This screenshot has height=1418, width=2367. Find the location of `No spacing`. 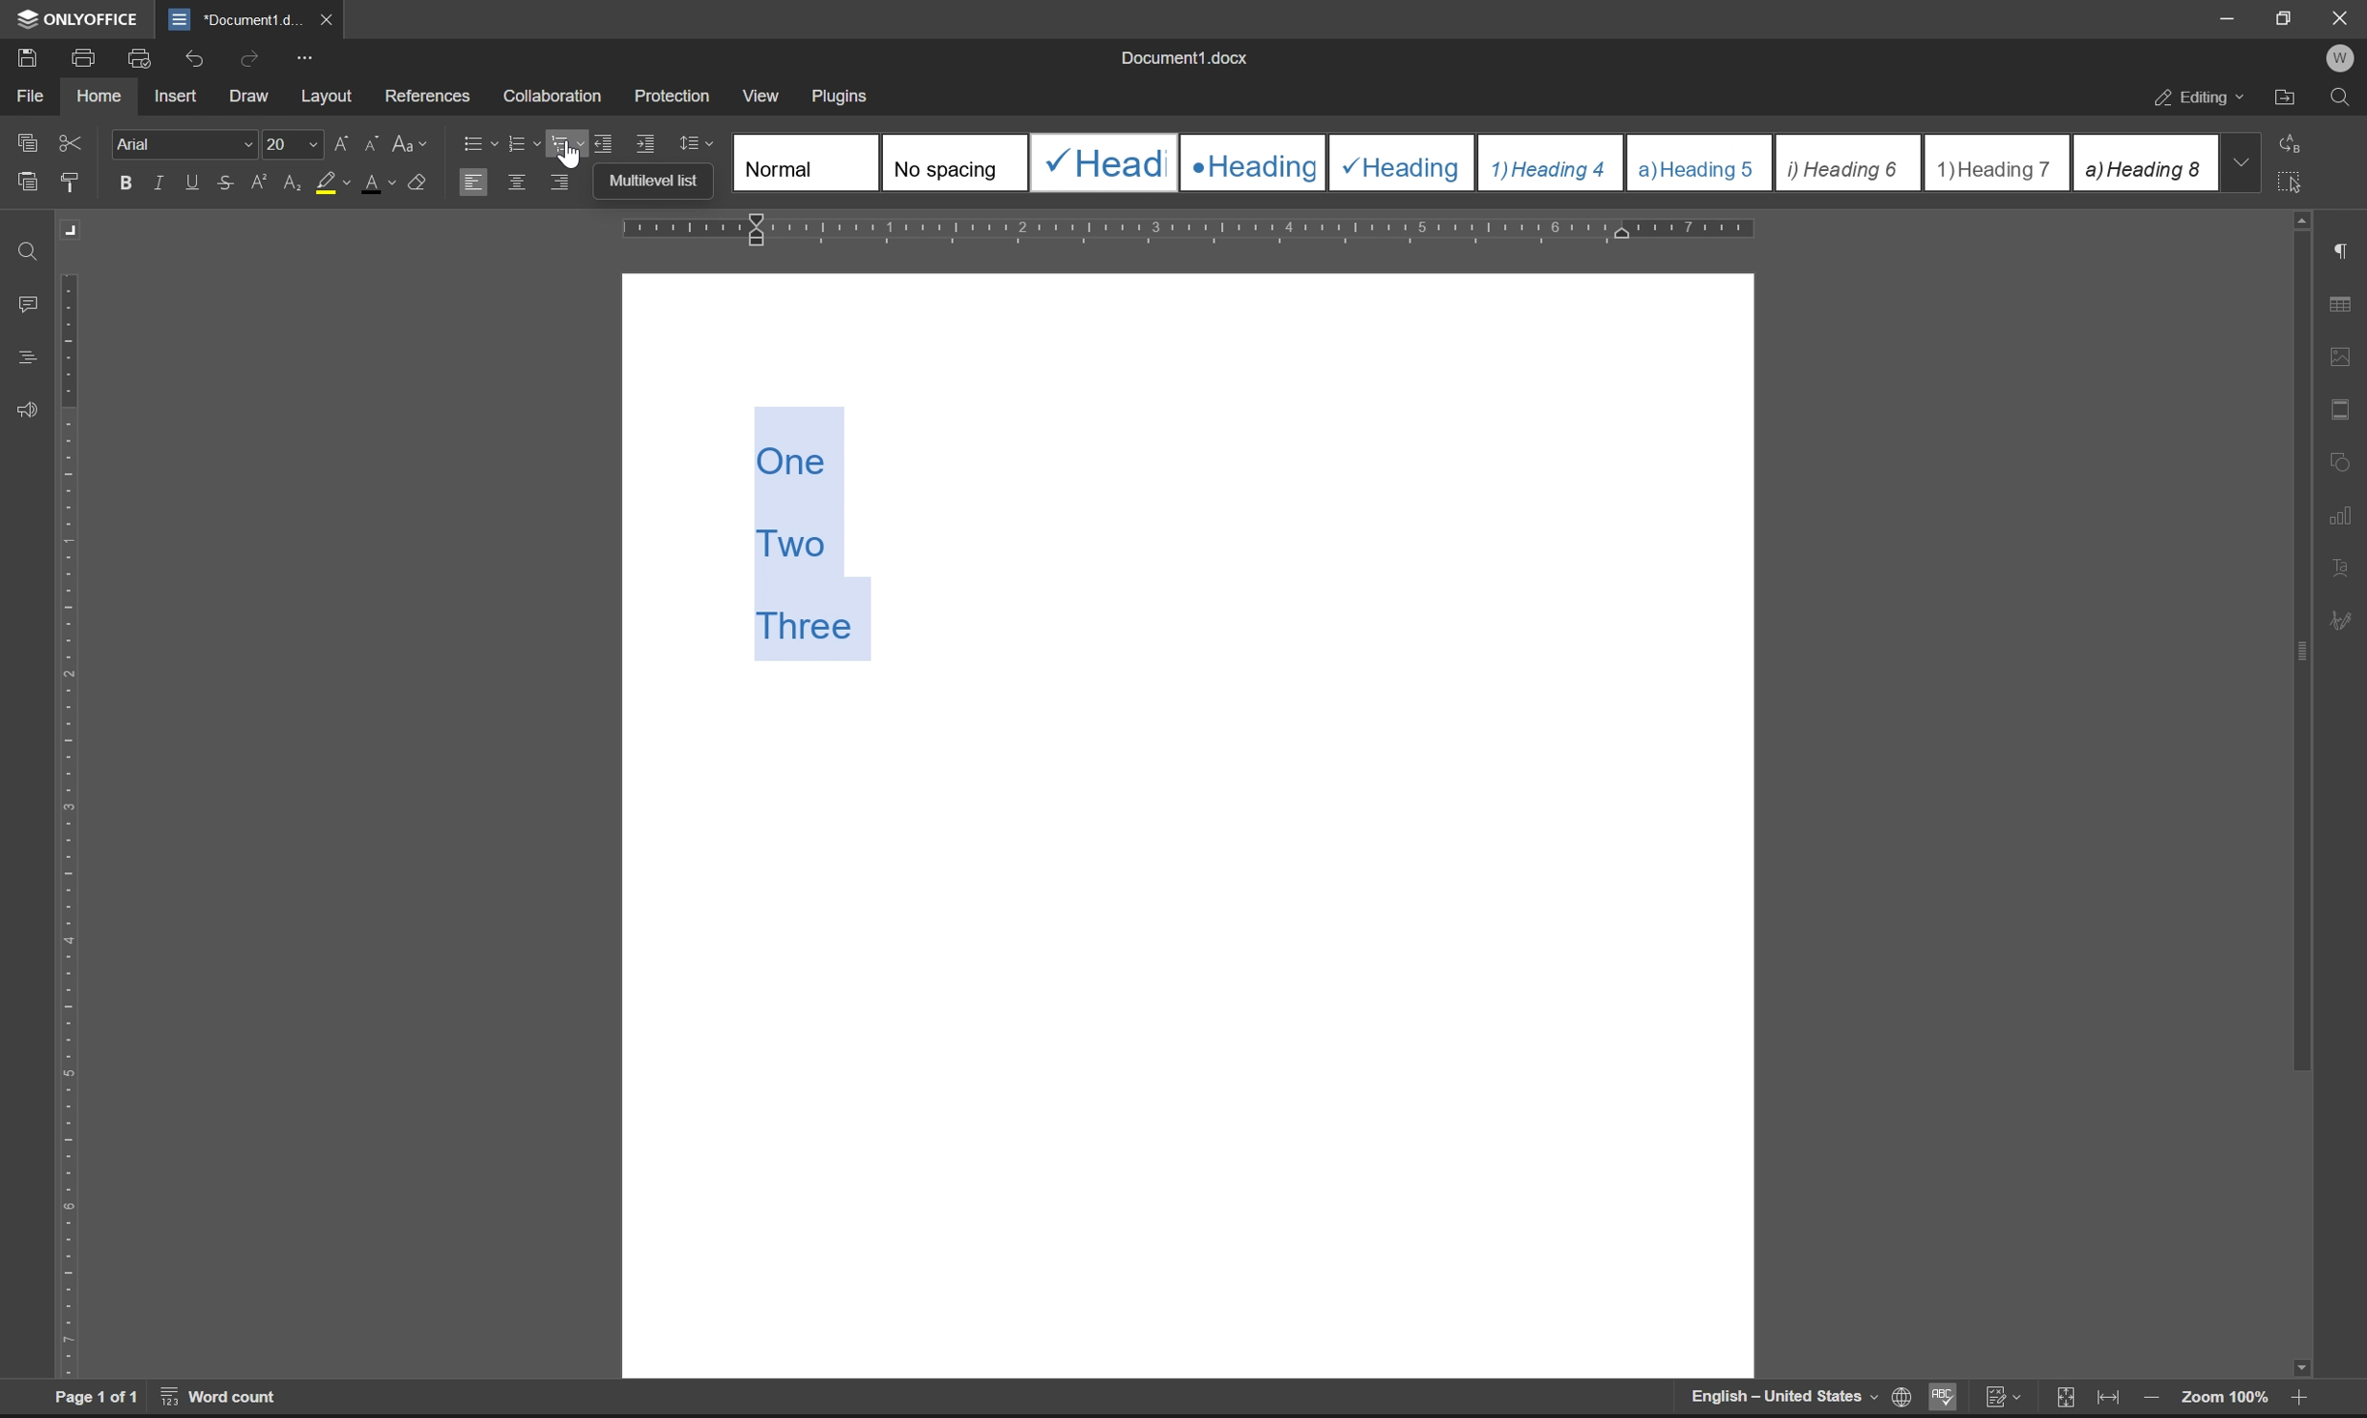

No spacing is located at coordinates (953, 162).